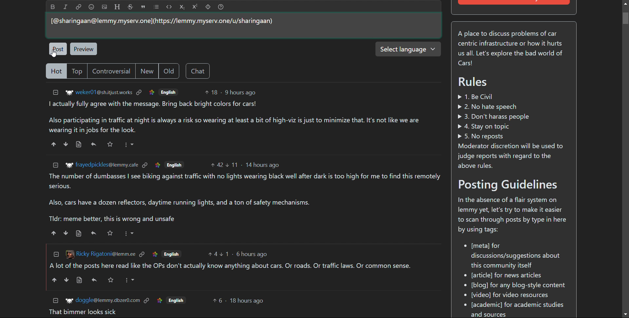  Describe the element at coordinates (195, 7) in the screenshot. I see `superscript` at that location.